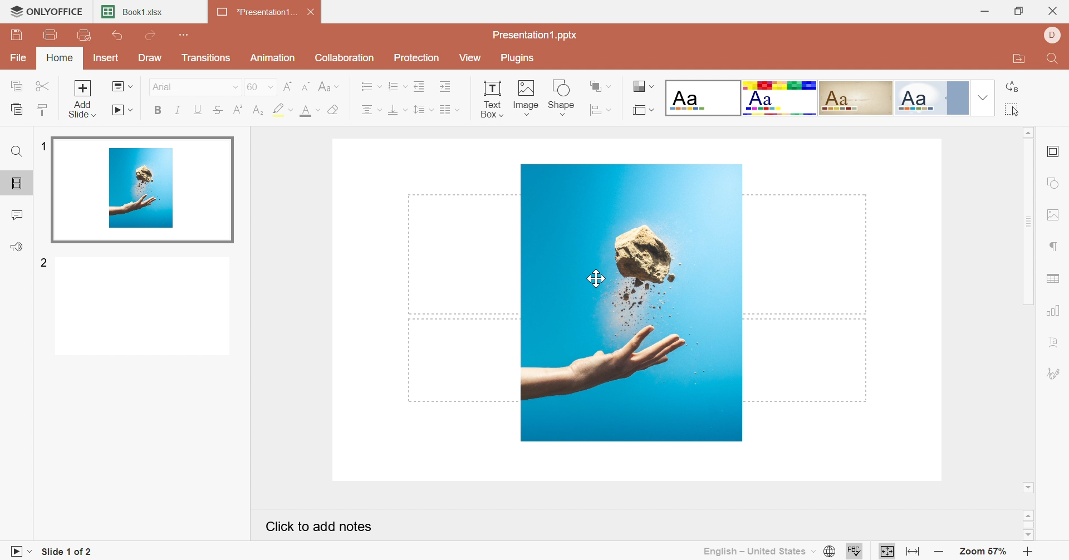 The width and height of the screenshot is (1069, 560). Describe the element at coordinates (832, 551) in the screenshot. I see `Set document language` at that location.